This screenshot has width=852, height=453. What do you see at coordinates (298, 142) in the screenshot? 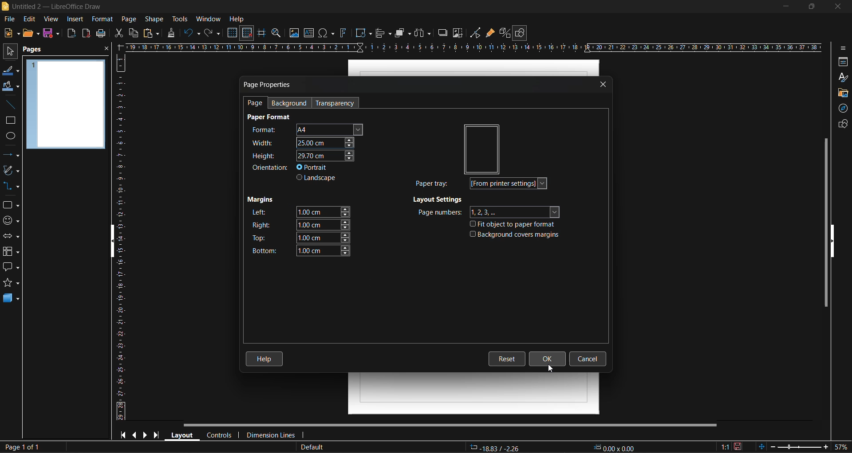
I see `width` at bounding box center [298, 142].